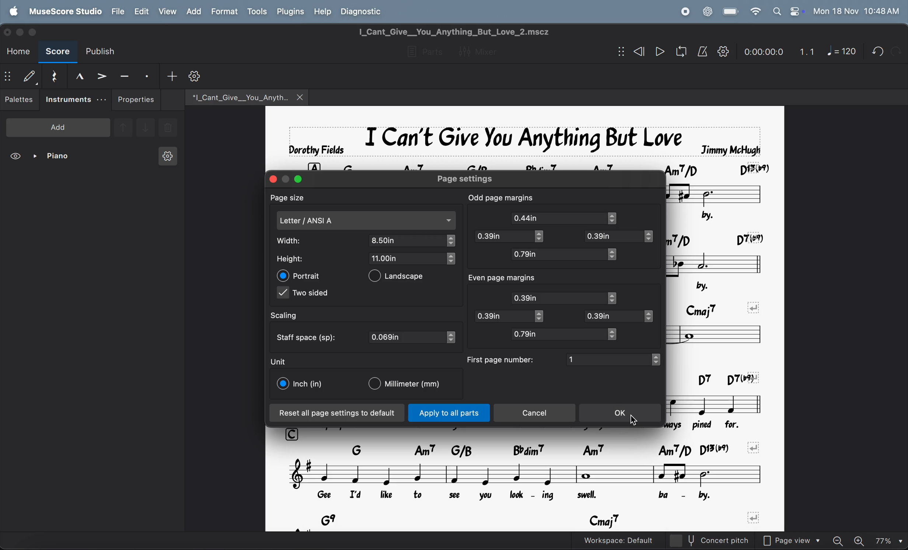 This screenshot has height=550, width=908. Describe the element at coordinates (636, 420) in the screenshot. I see `cursor` at that location.